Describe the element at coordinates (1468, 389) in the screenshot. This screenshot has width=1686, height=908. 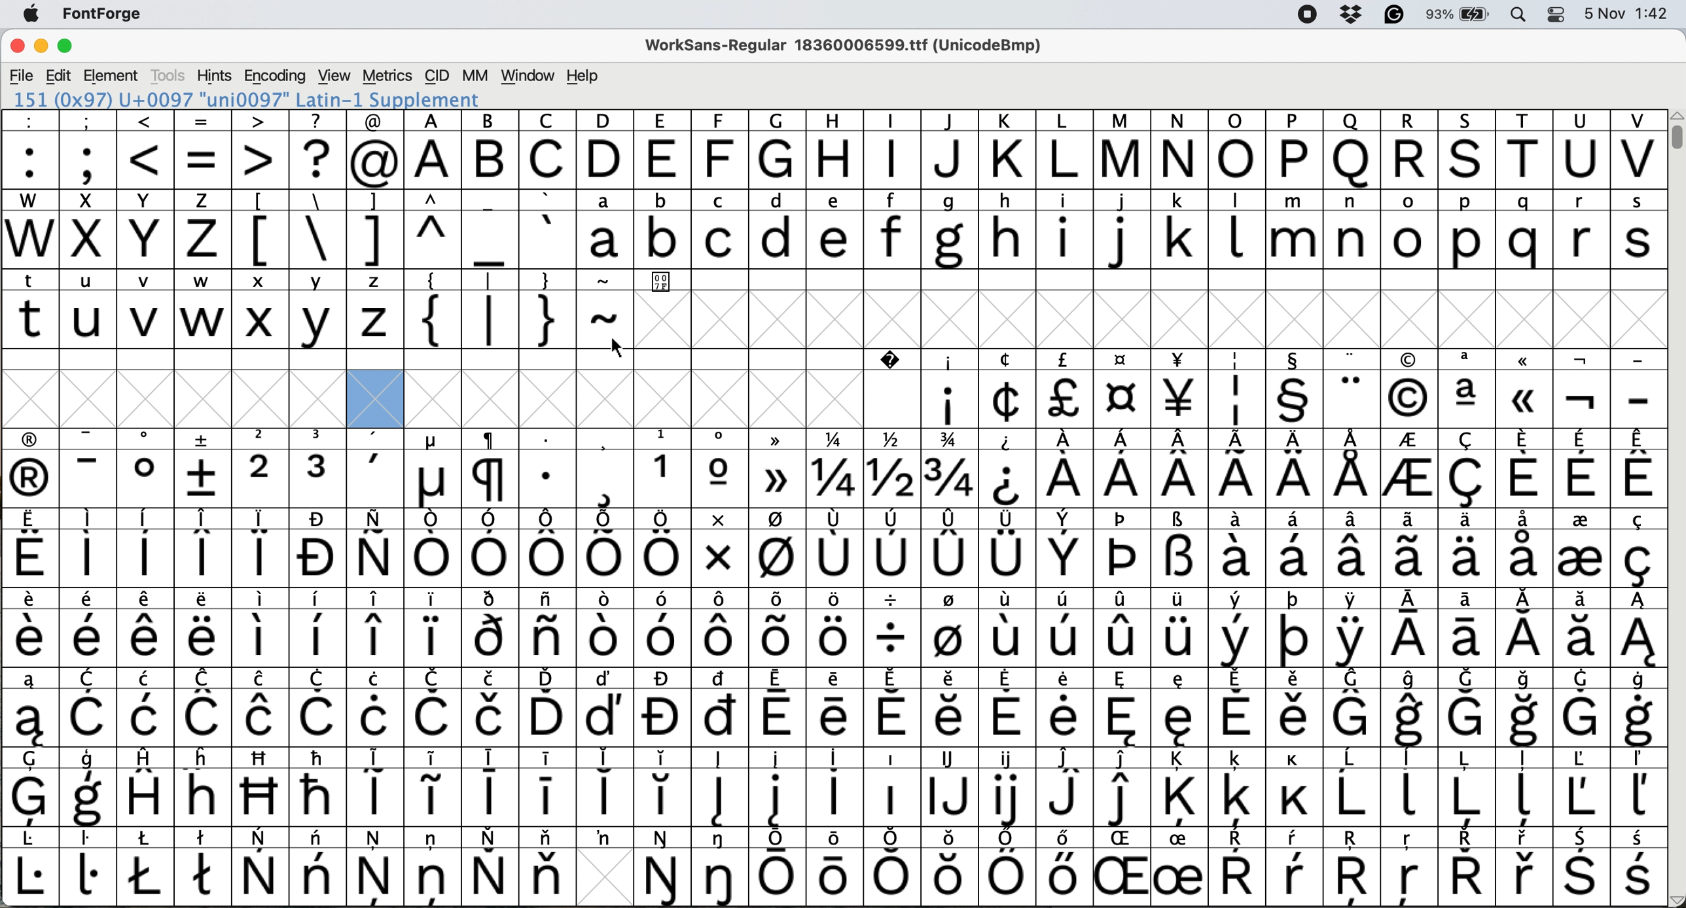
I see `symbol` at that location.